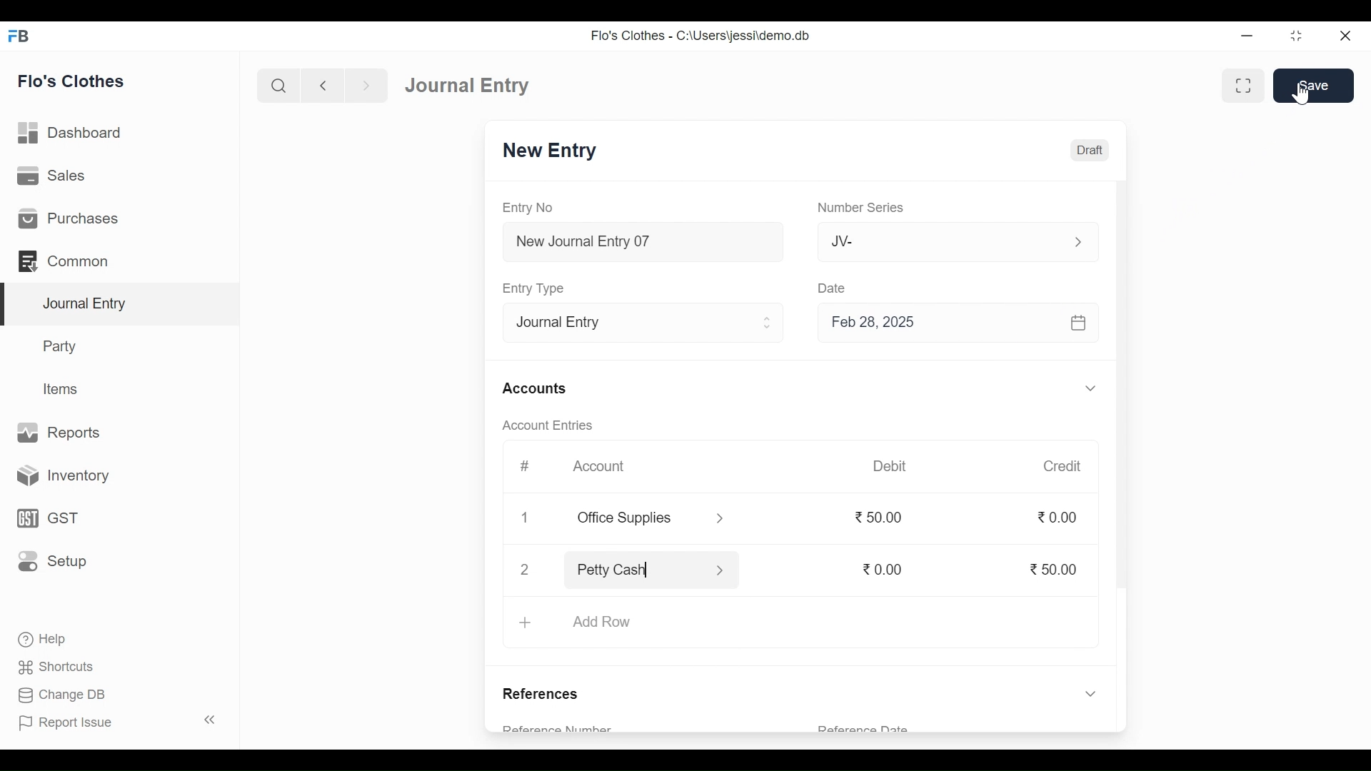 The height and width of the screenshot is (771, 1371). What do you see at coordinates (71, 132) in the screenshot?
I see `Dashboard` at bounding box center [71, 132].